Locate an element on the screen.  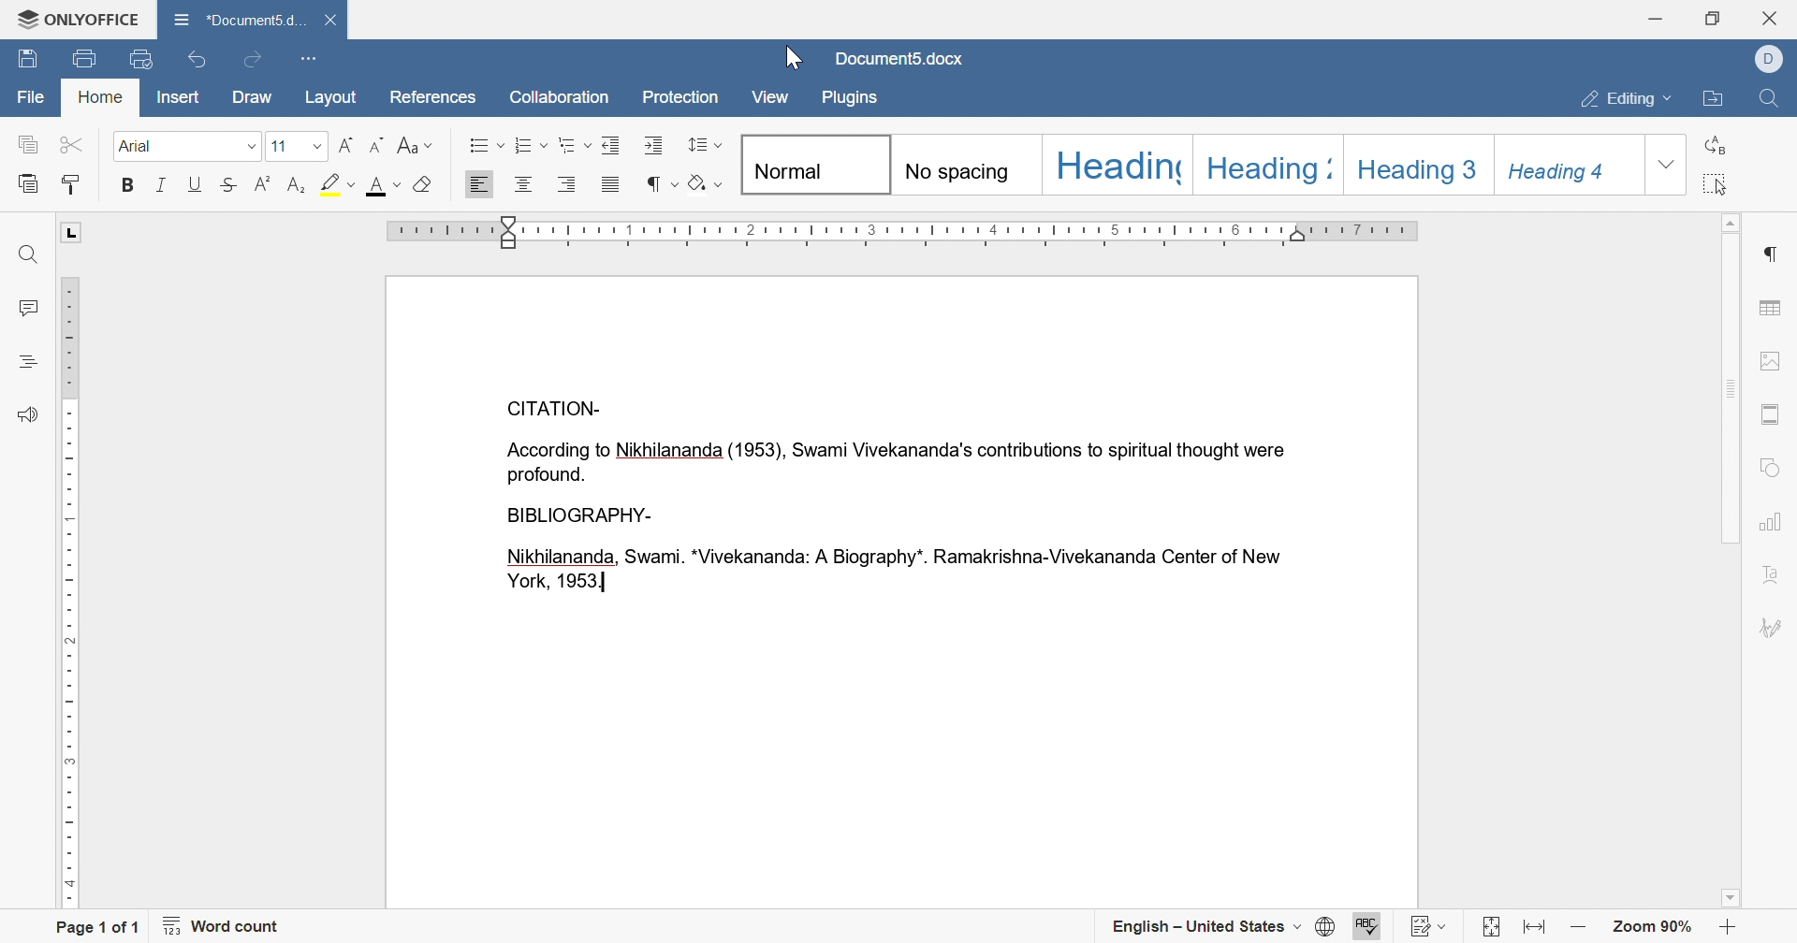
Heading is located at coordinates (1122, 165).